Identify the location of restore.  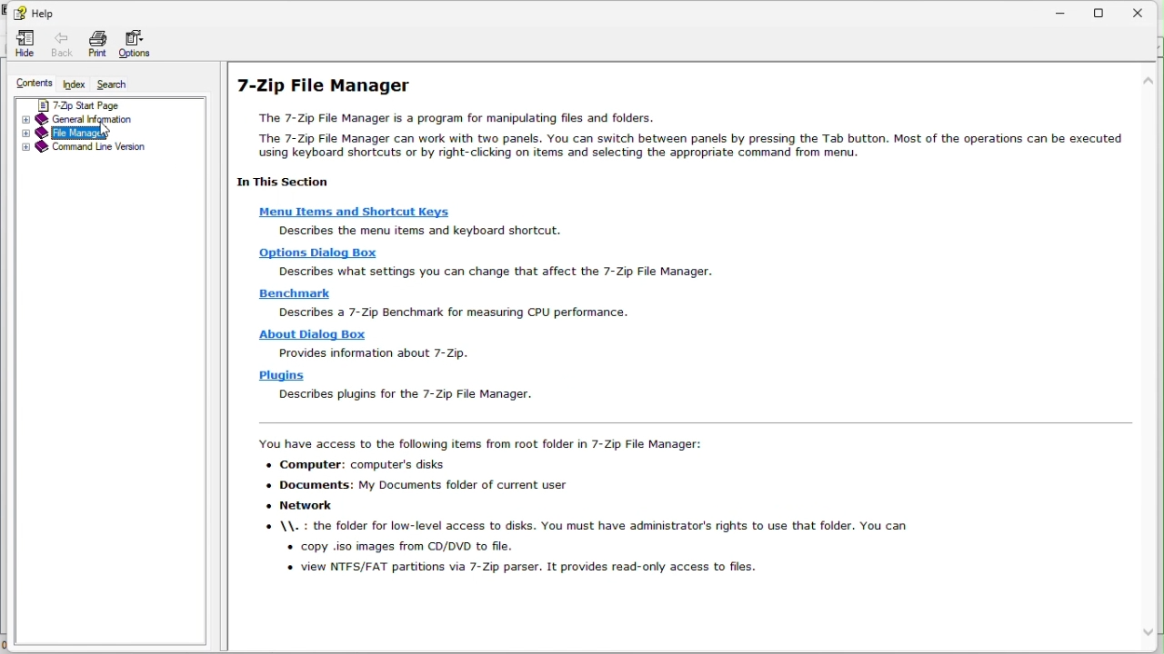
(1103, 10).